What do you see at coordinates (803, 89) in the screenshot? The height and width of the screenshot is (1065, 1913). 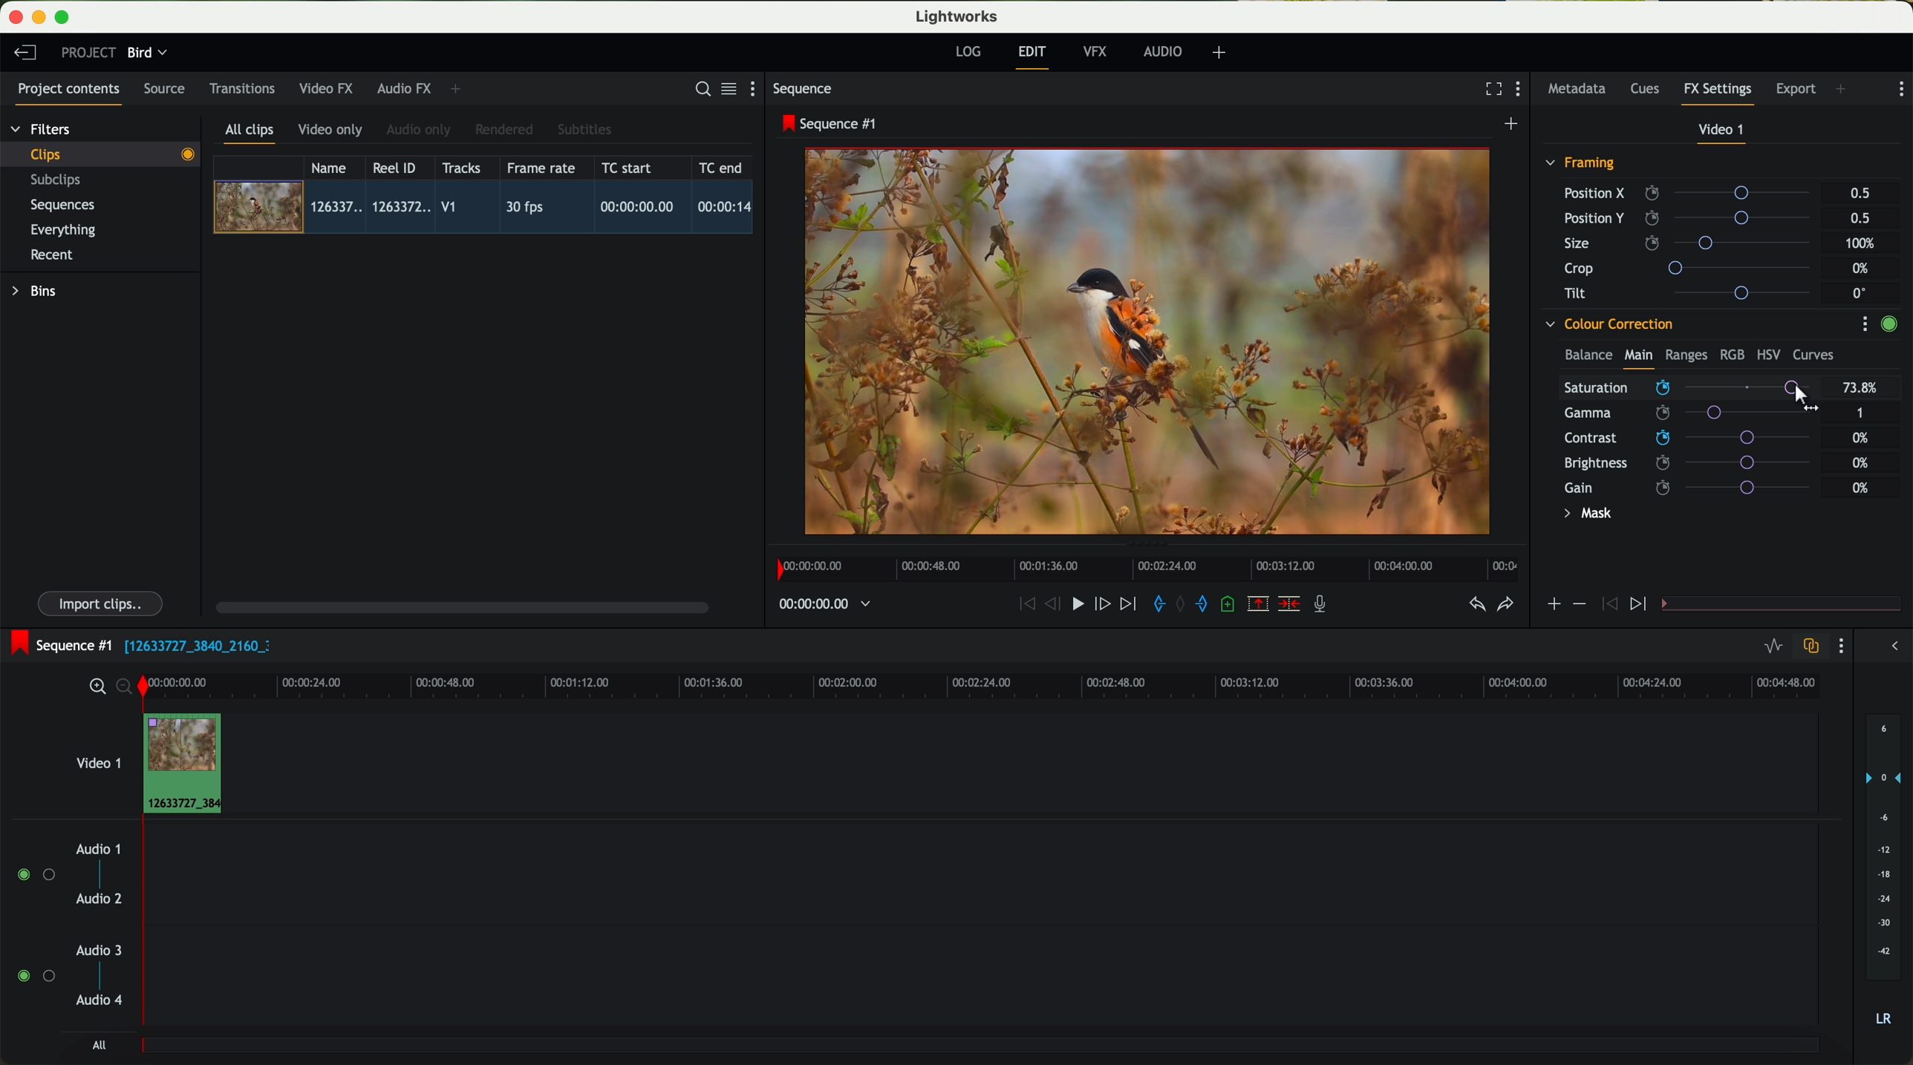 I see `sequence` at bounding box center [803, 89].